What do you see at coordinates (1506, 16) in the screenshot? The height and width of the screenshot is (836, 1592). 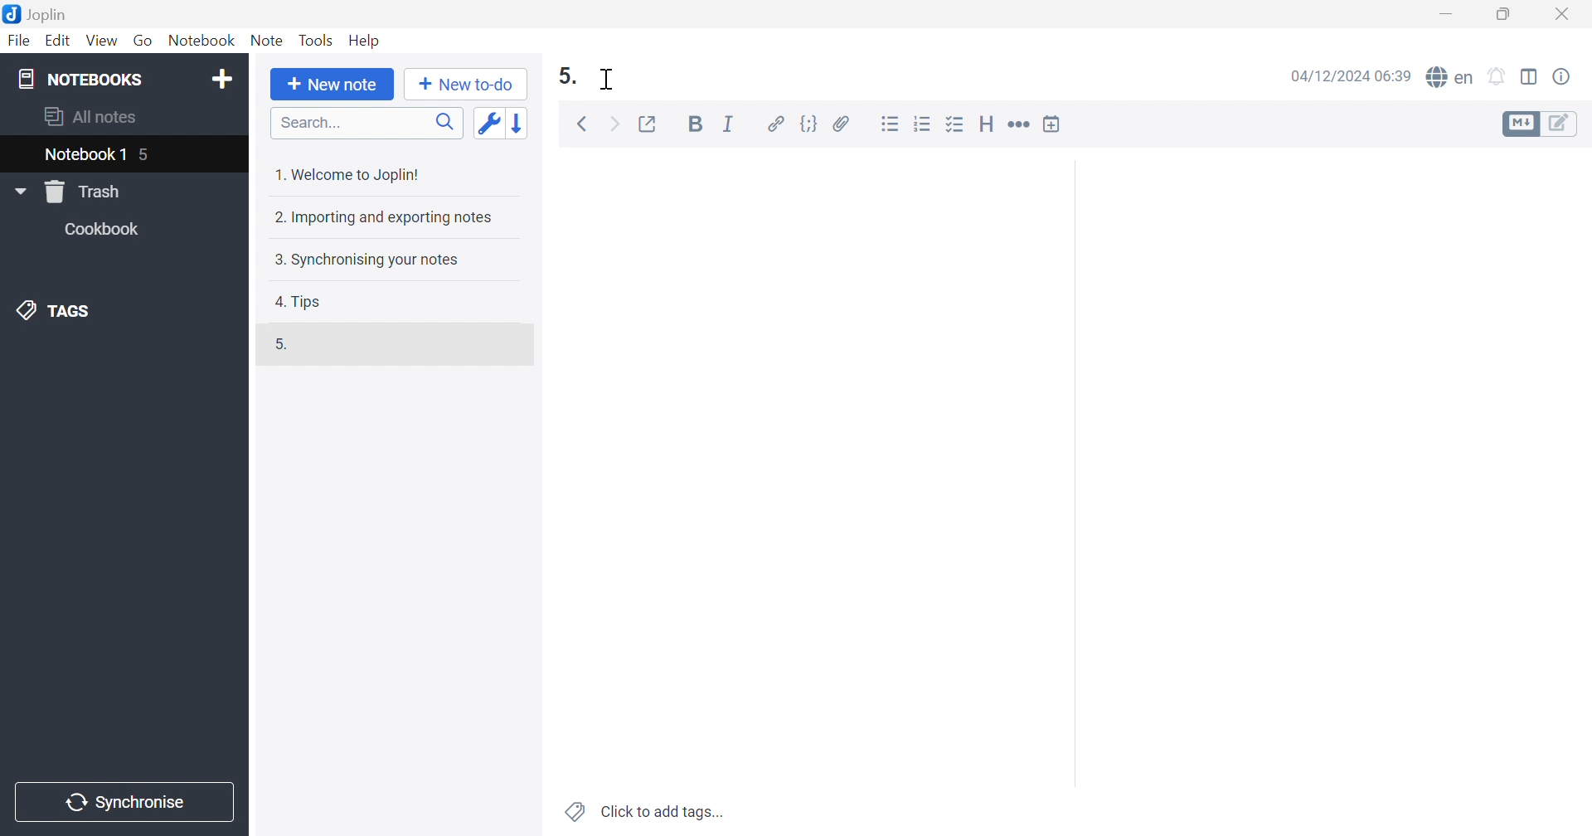 I see `Restore Down` at bounding box center [1506, 16].